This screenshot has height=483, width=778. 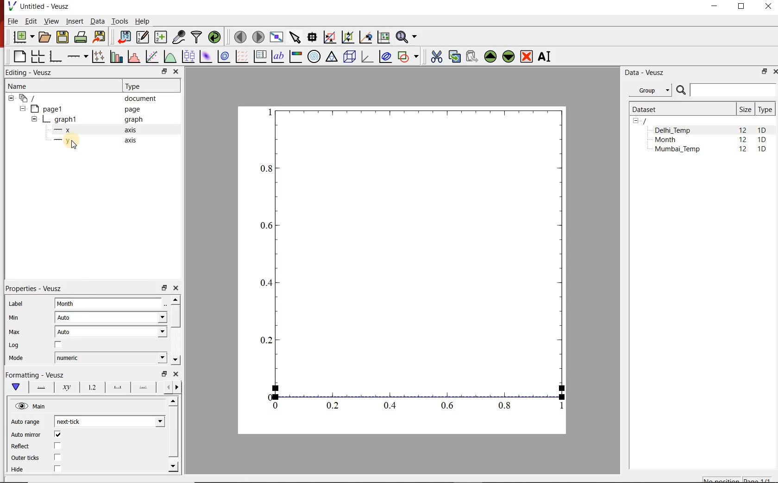 What do you see at coordinates (34, 72) in the screenshot?
I see `Editing - Veusz` at bounding box center [34, 72].